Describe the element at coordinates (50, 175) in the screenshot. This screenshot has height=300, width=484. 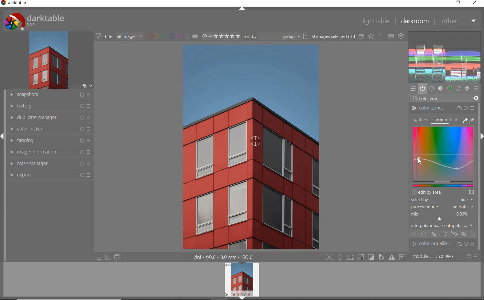
I see `export` at that location.